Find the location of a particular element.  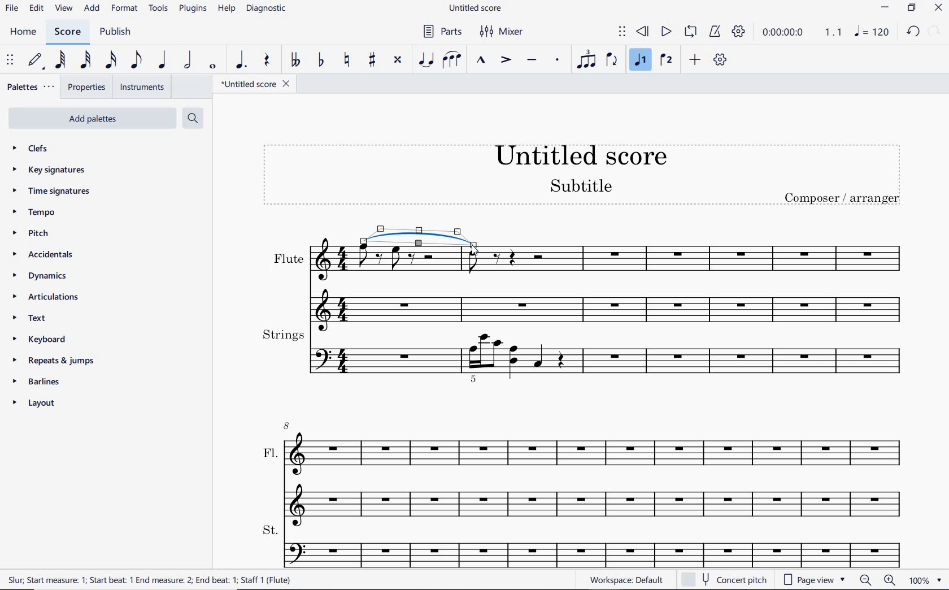

ACCENT is located at coordinates (503, 61).